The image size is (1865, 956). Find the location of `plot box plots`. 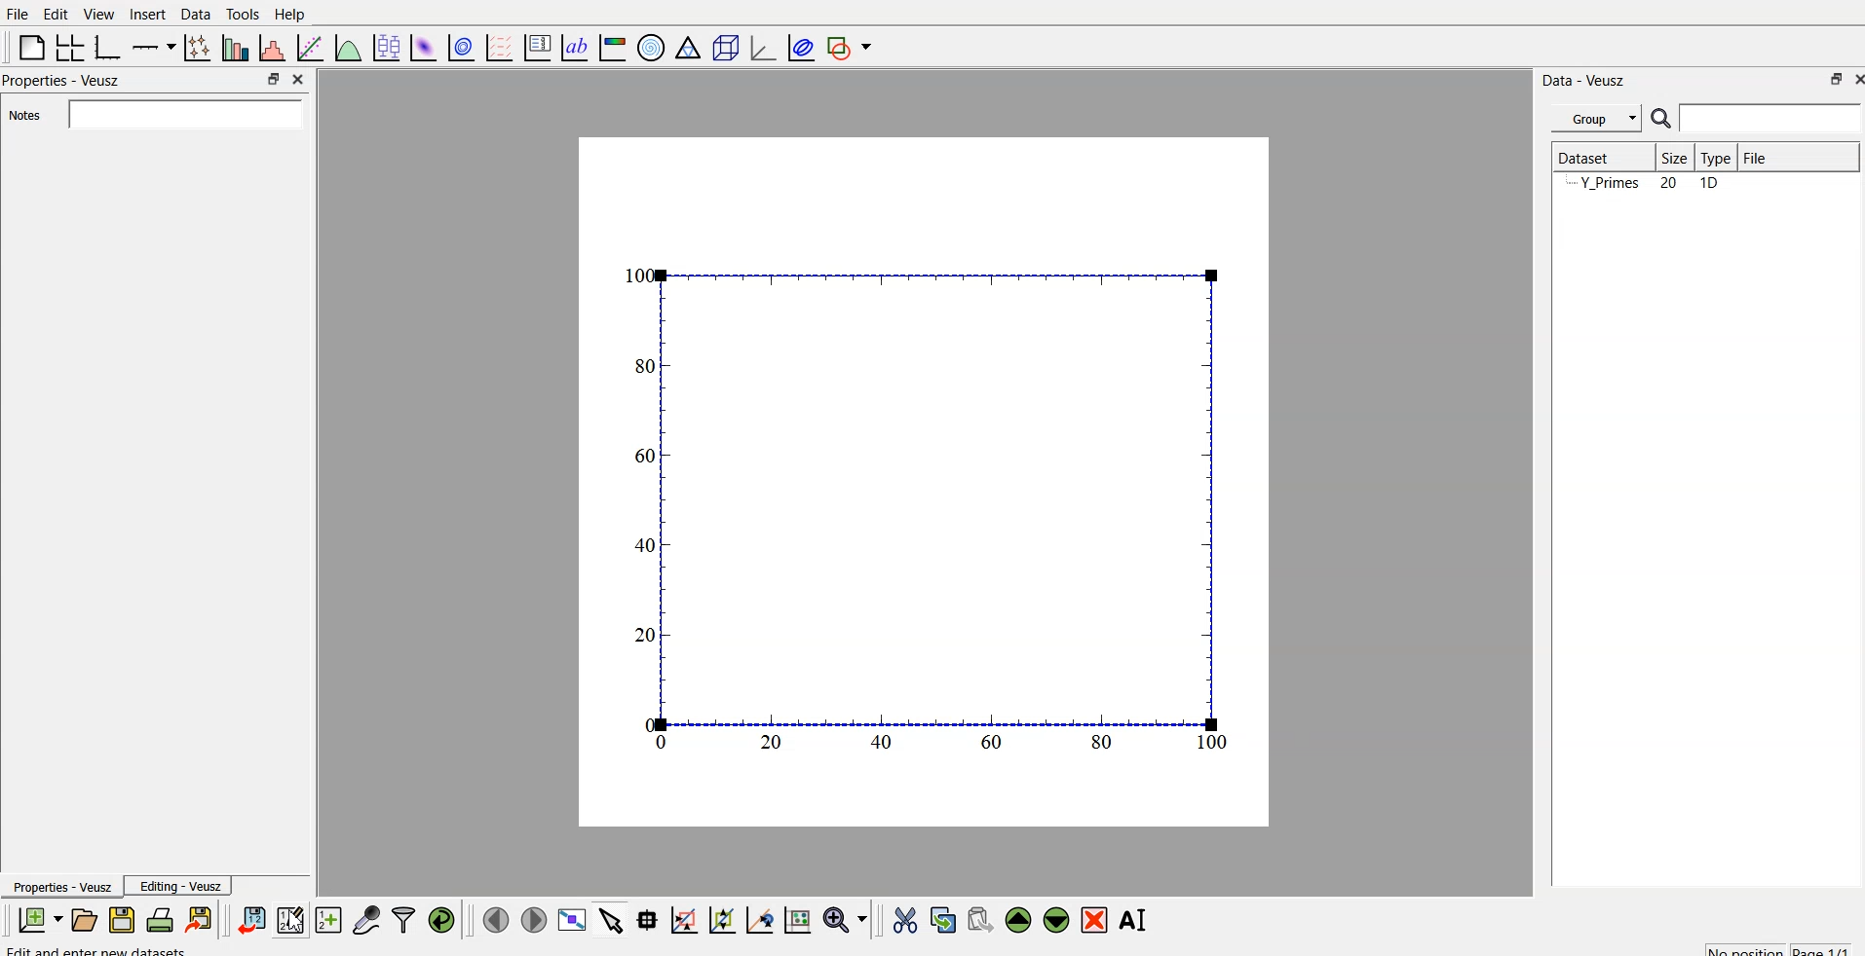

plot box plots is located at coordinates (384, 47).